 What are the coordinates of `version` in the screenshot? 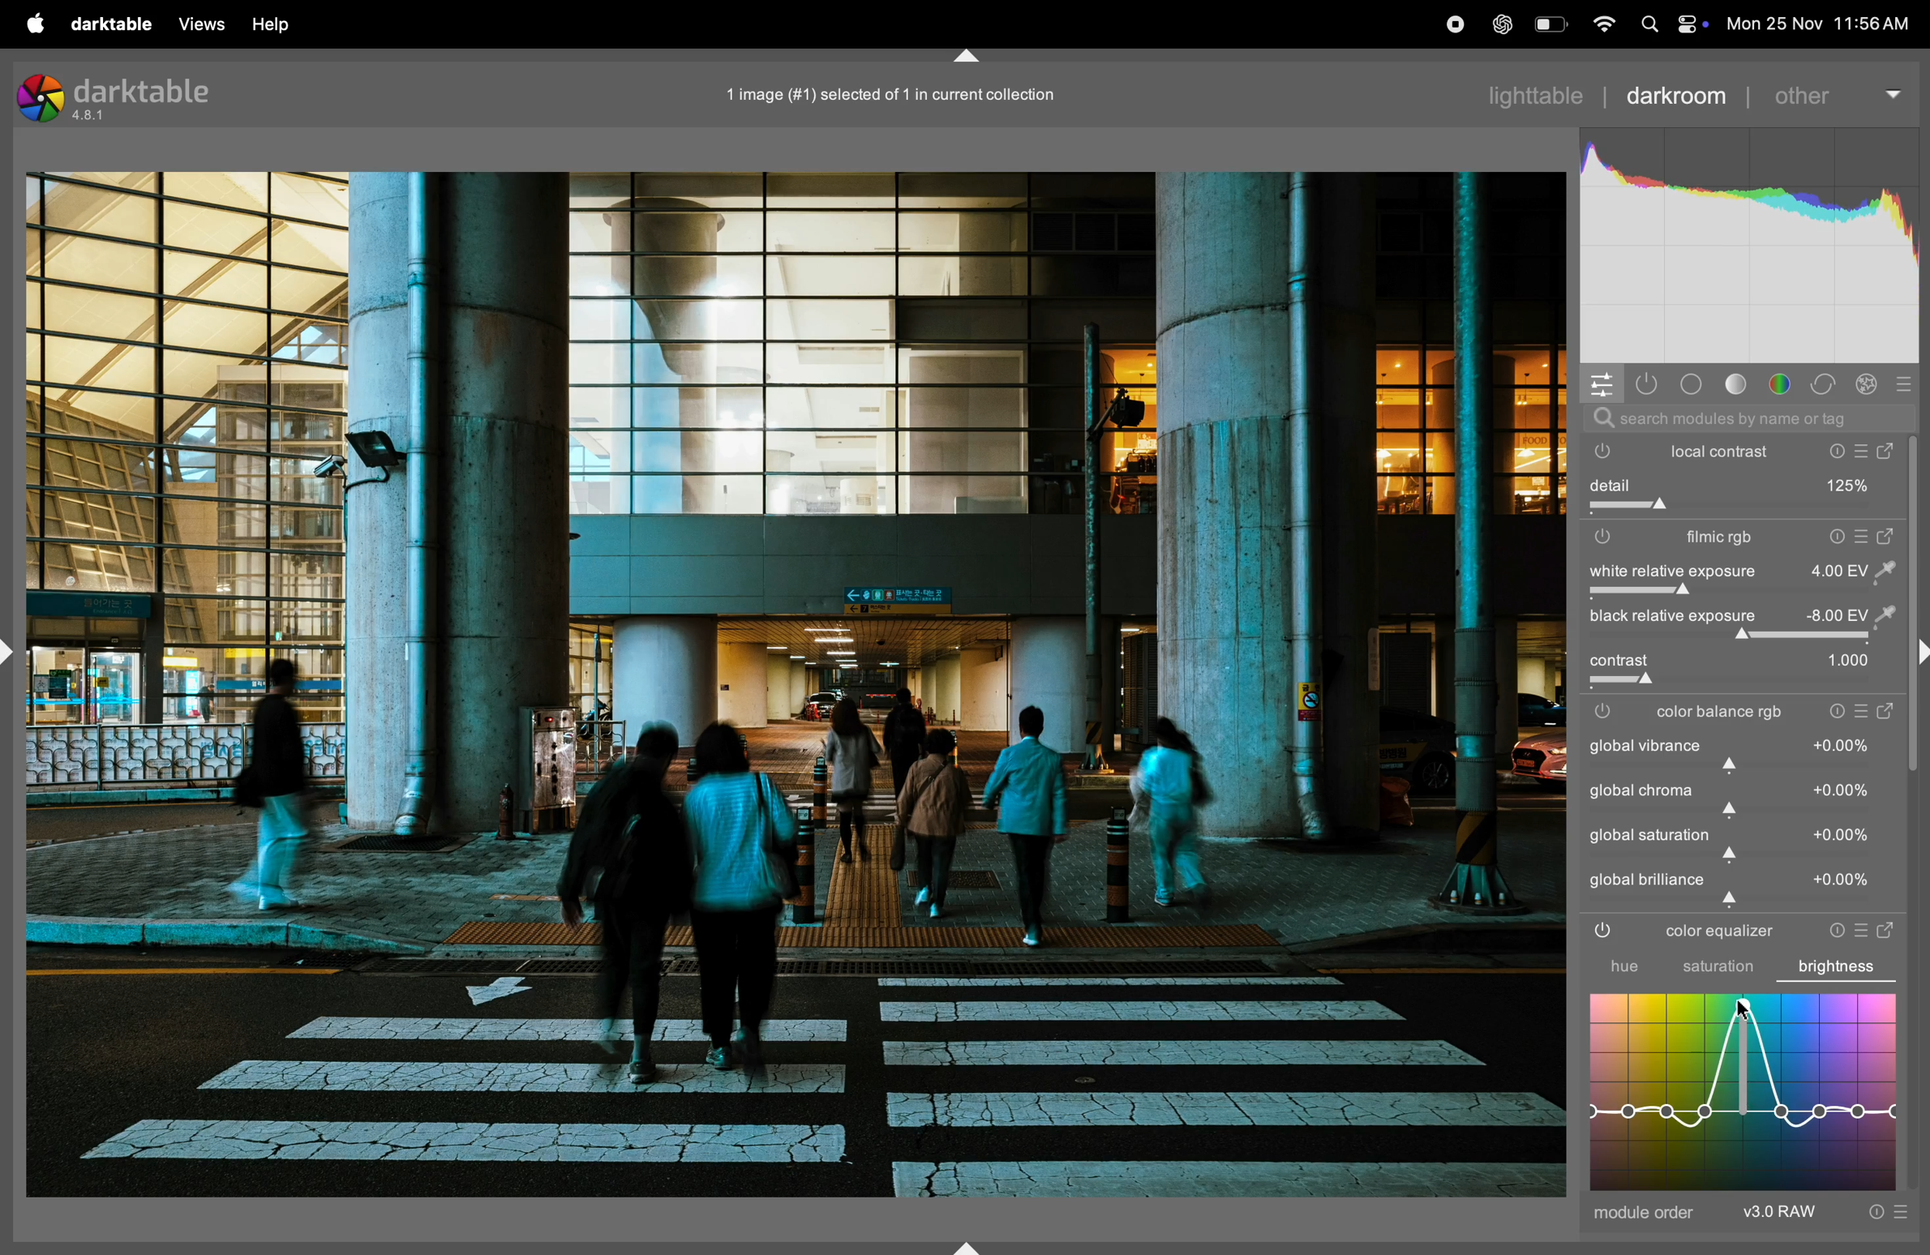 It's located at (93, 118).